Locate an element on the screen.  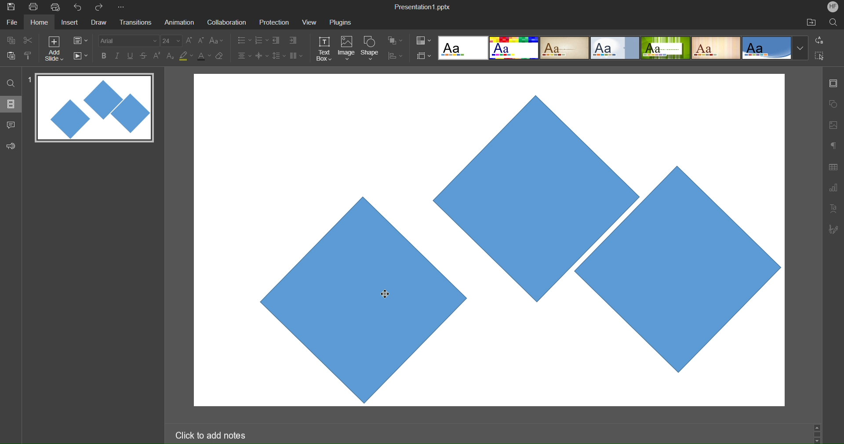
Color is located at coordinates (424, 40).